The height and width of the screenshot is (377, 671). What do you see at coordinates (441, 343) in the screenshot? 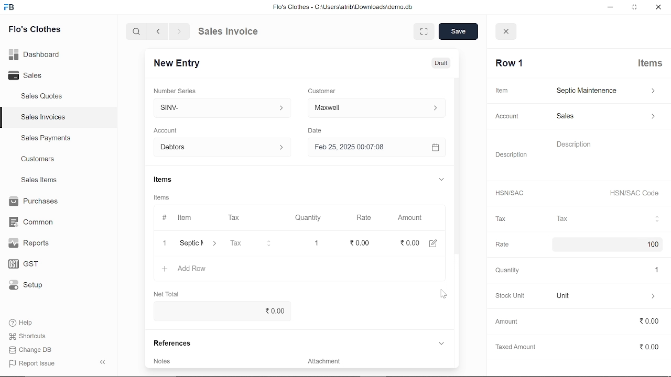
I see `expand reference` at bounding box center [441, 343].